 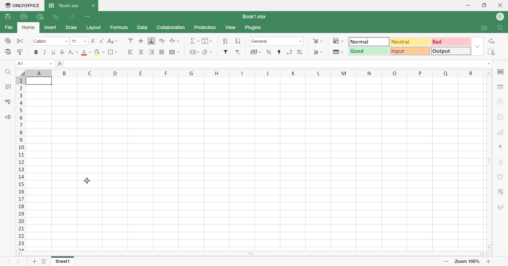 I want to click on Underline, so click(x=54, y=52).